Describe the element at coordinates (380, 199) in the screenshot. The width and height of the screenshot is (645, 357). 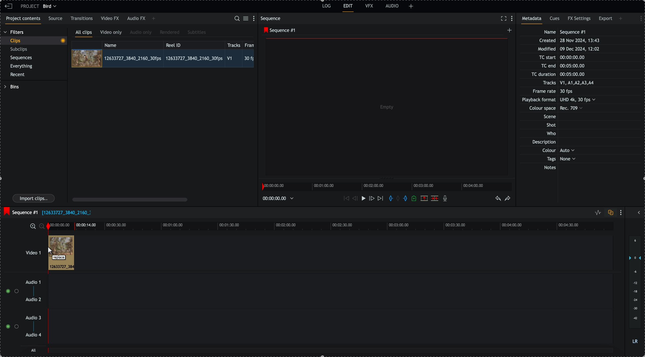
I see `move foward` at that location.